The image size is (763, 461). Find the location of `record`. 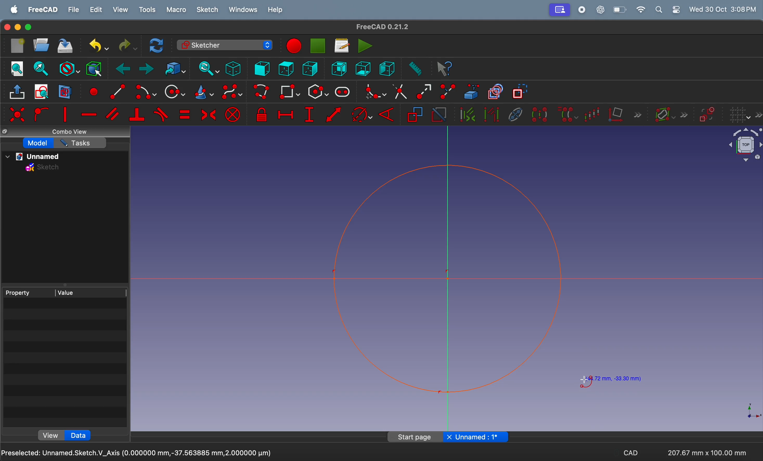

record is located at coordinates (583, 10).